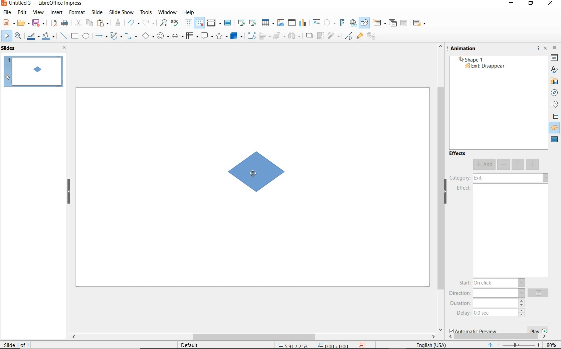 The height and width of the screenshot is (349, 561). What do you see at coordinates (32, 37) in the screenshot?
I see `line color` at bounding box center [32, 37].